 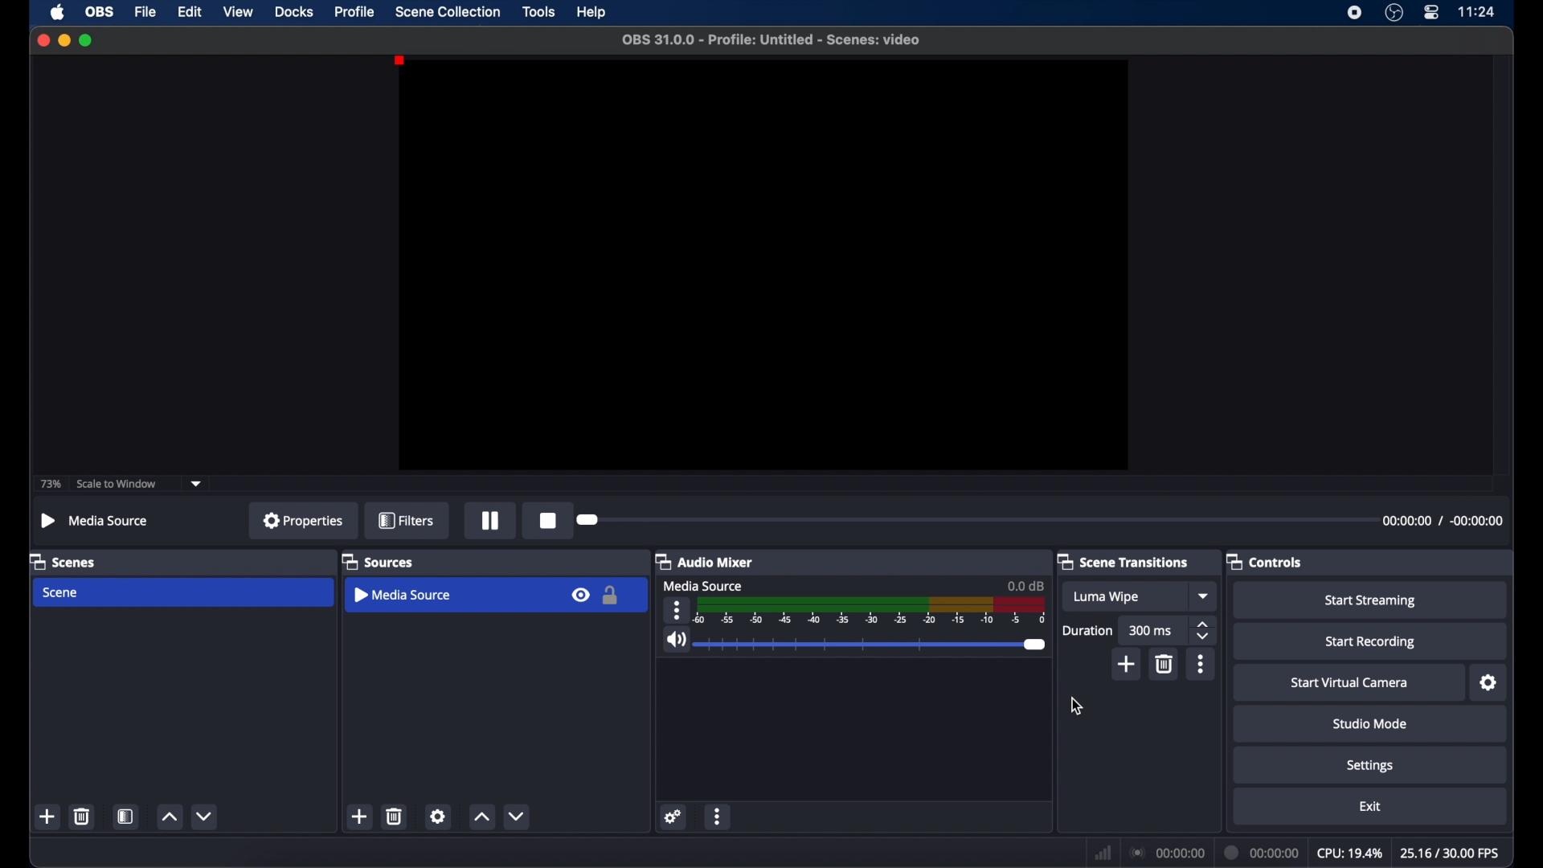 What do you see at coordinates (1393, 13) in the screenshot?
I see `obs studio` at bounding box center [1393, 13].